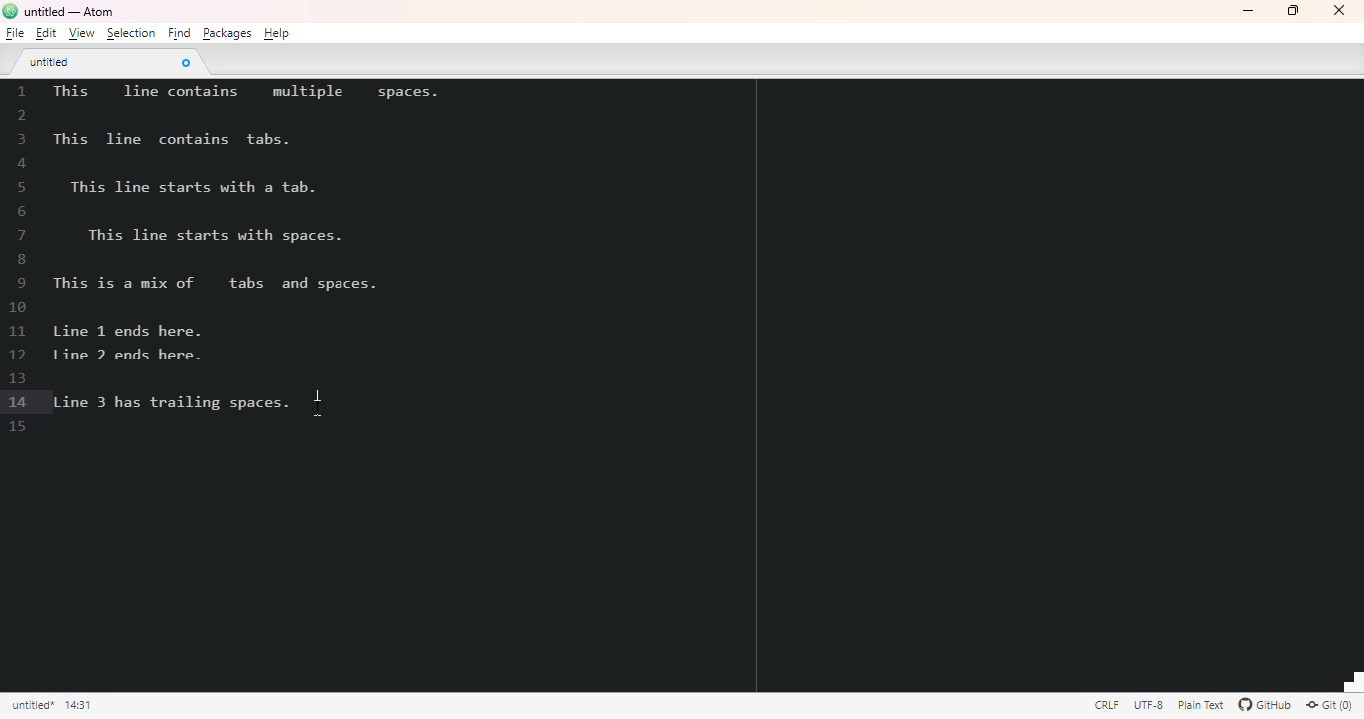 The width and height of the screenshot is (1364, 719). I want to click on title, so click(69, 12).